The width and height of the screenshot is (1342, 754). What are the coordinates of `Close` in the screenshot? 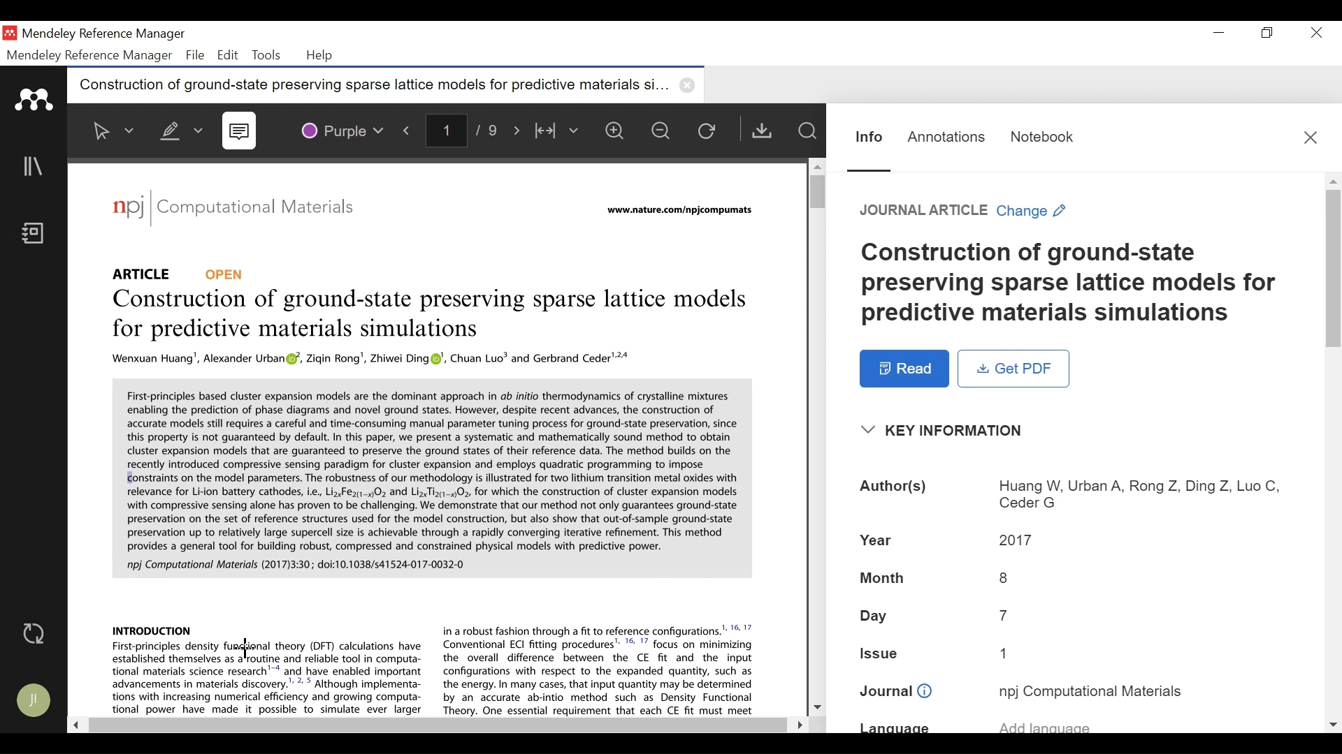 It's located at (1311, 136).